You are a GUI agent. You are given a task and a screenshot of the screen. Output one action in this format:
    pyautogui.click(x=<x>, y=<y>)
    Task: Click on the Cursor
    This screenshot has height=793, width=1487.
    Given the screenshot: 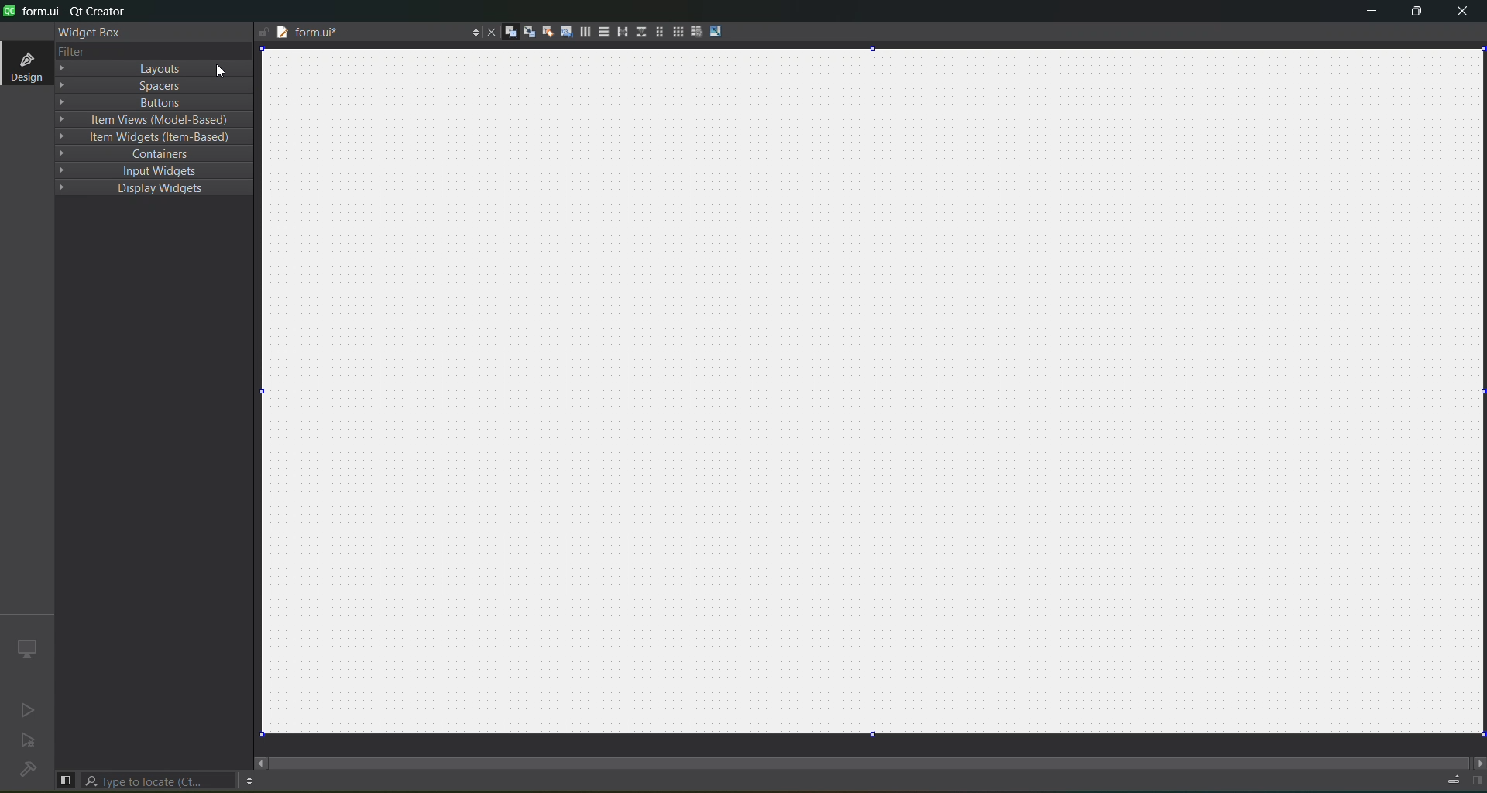 What is the action you would take?
    pyautogui.click(x=224, y=67)
    